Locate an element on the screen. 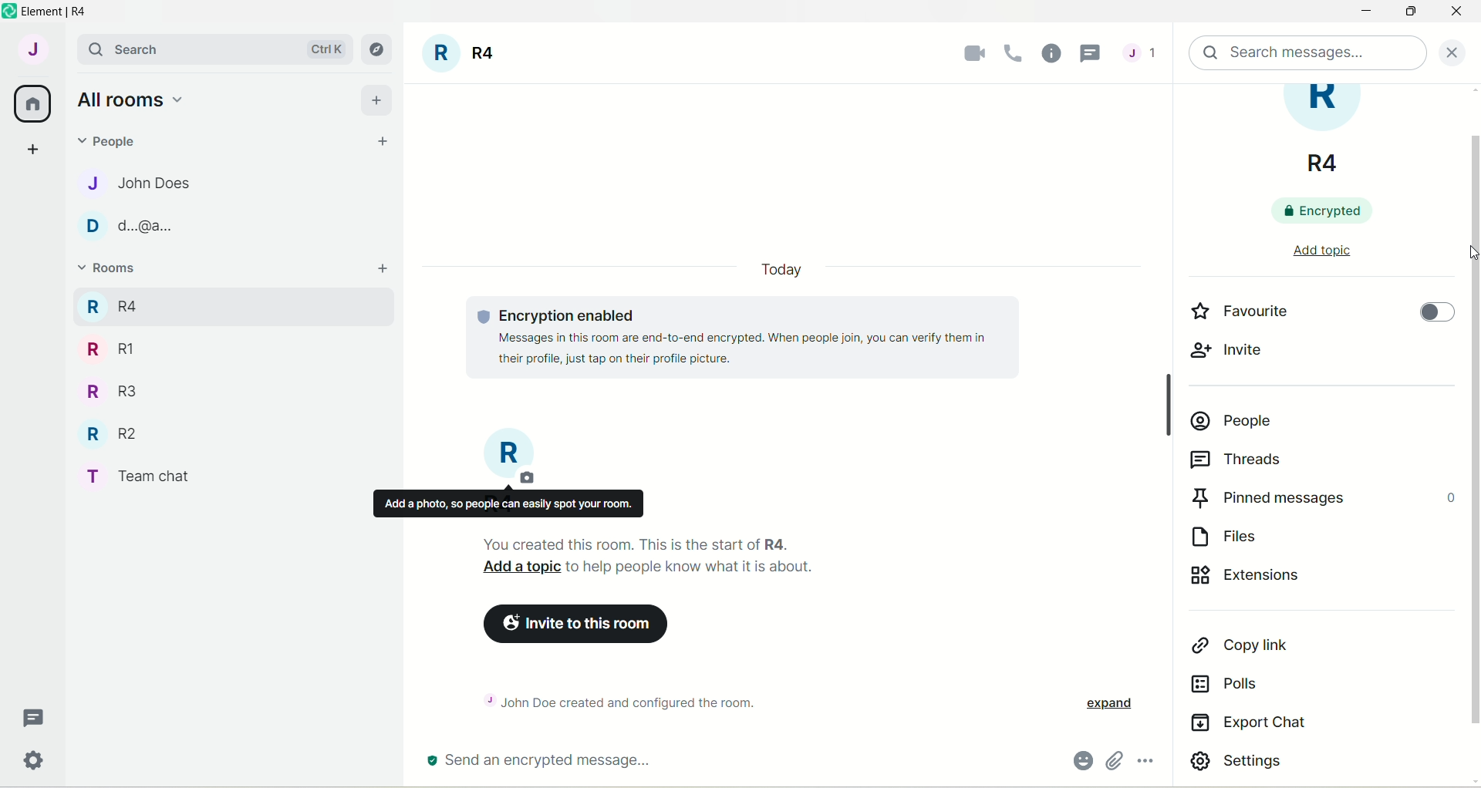 The image size is (1481, 788). R R4 is located at coordinates (110, 304).